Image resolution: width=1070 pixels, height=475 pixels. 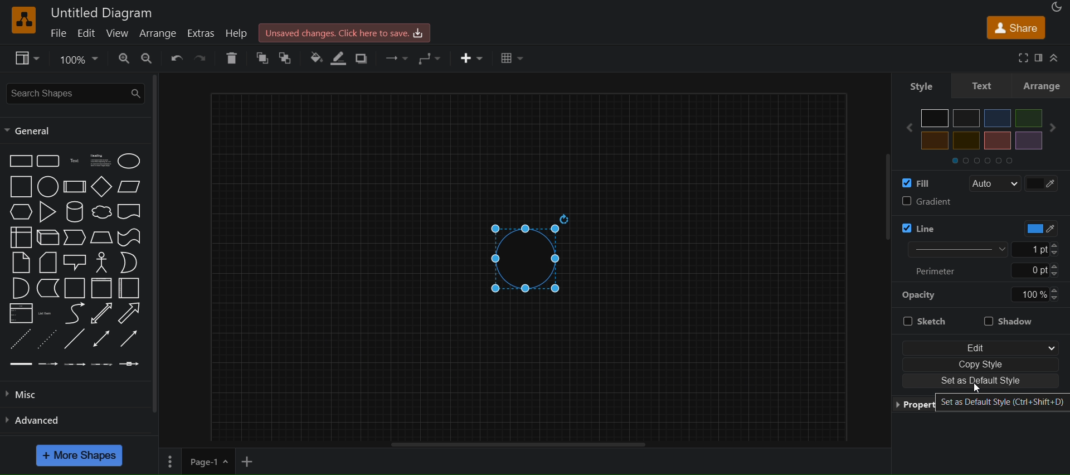 I want to click on color, so click(x=1044, y=182).